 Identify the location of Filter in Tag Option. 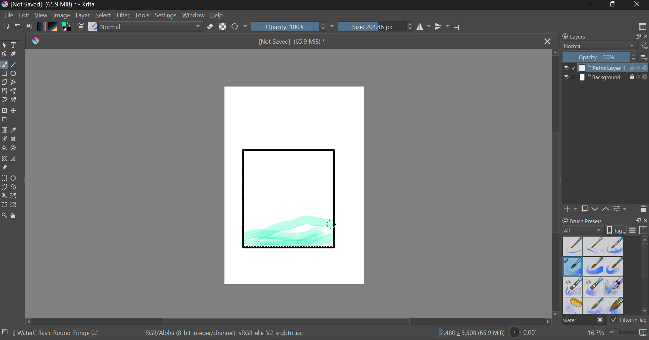
(629, 321).